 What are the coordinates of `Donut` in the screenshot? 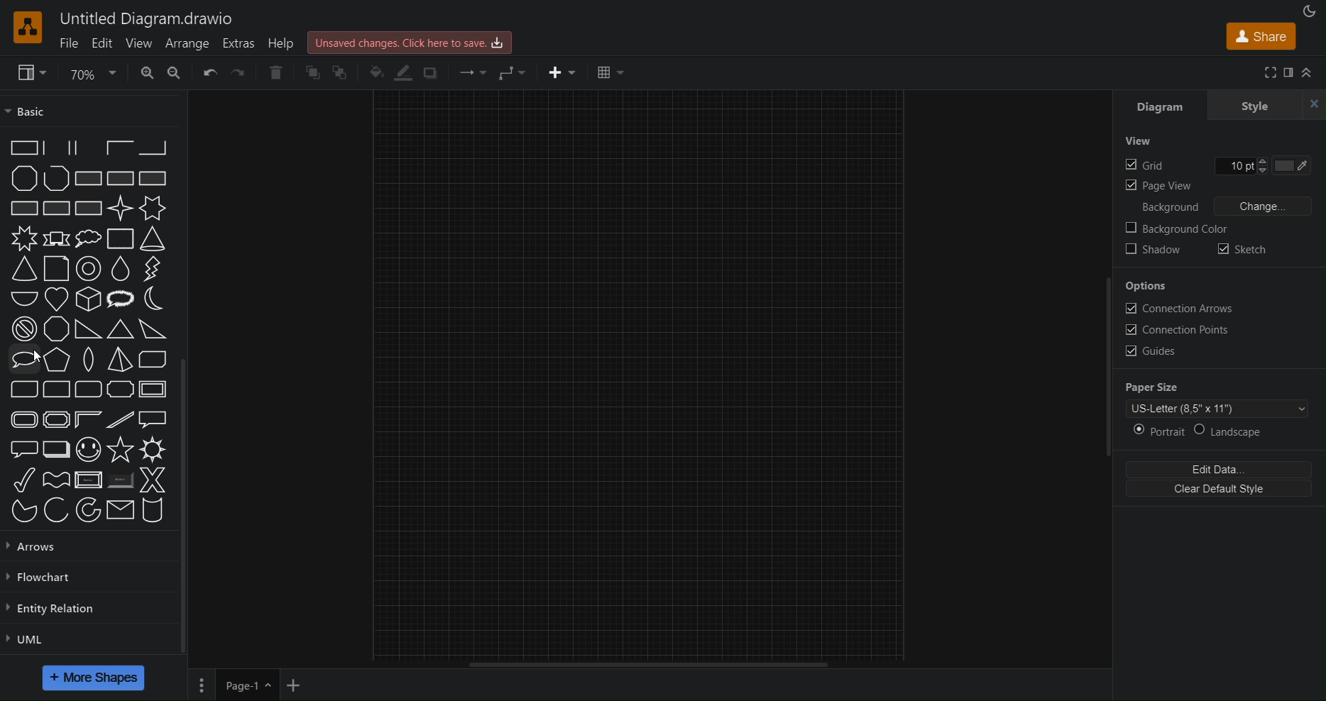 It's located at (88, 268).